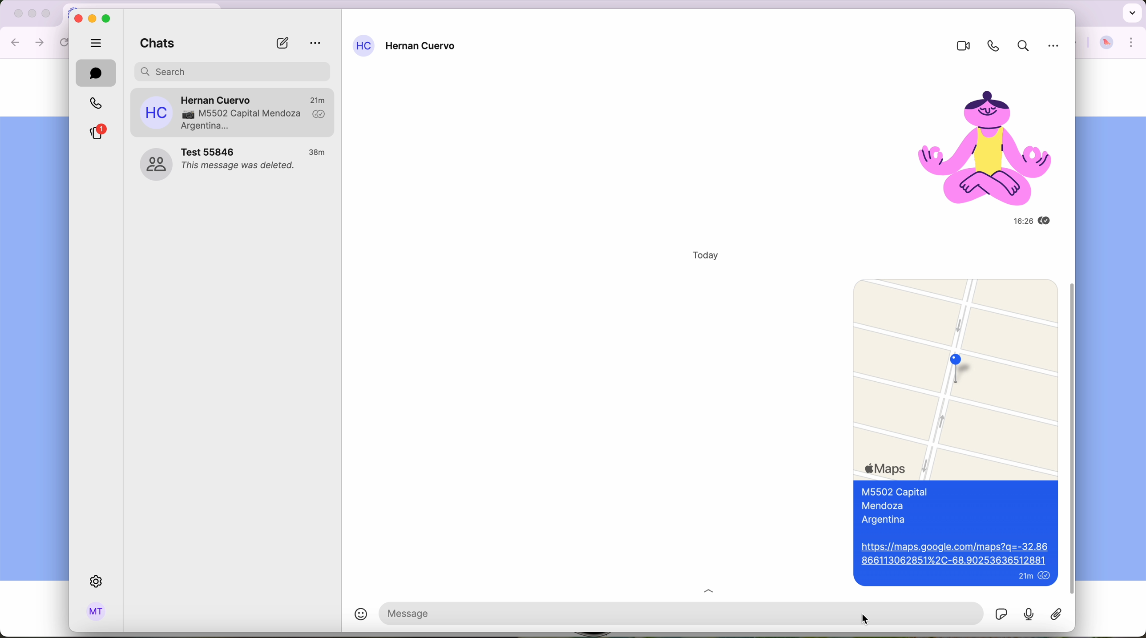 The image size is (1146, 638). Describe the element at coordinates (96, 133) in the screenshot. I see `stories` at that location.